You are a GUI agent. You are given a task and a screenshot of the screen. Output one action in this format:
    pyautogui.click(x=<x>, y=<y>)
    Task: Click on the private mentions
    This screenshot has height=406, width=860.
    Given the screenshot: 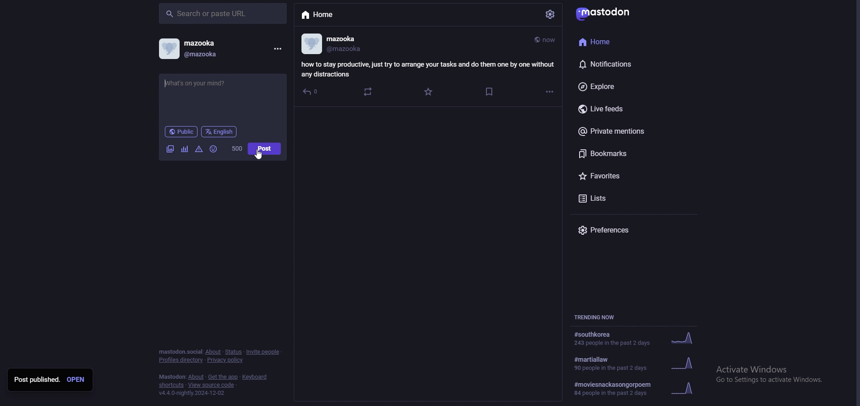 What is the action you would take?
    pyautogui.click(x=624, y=131)
    